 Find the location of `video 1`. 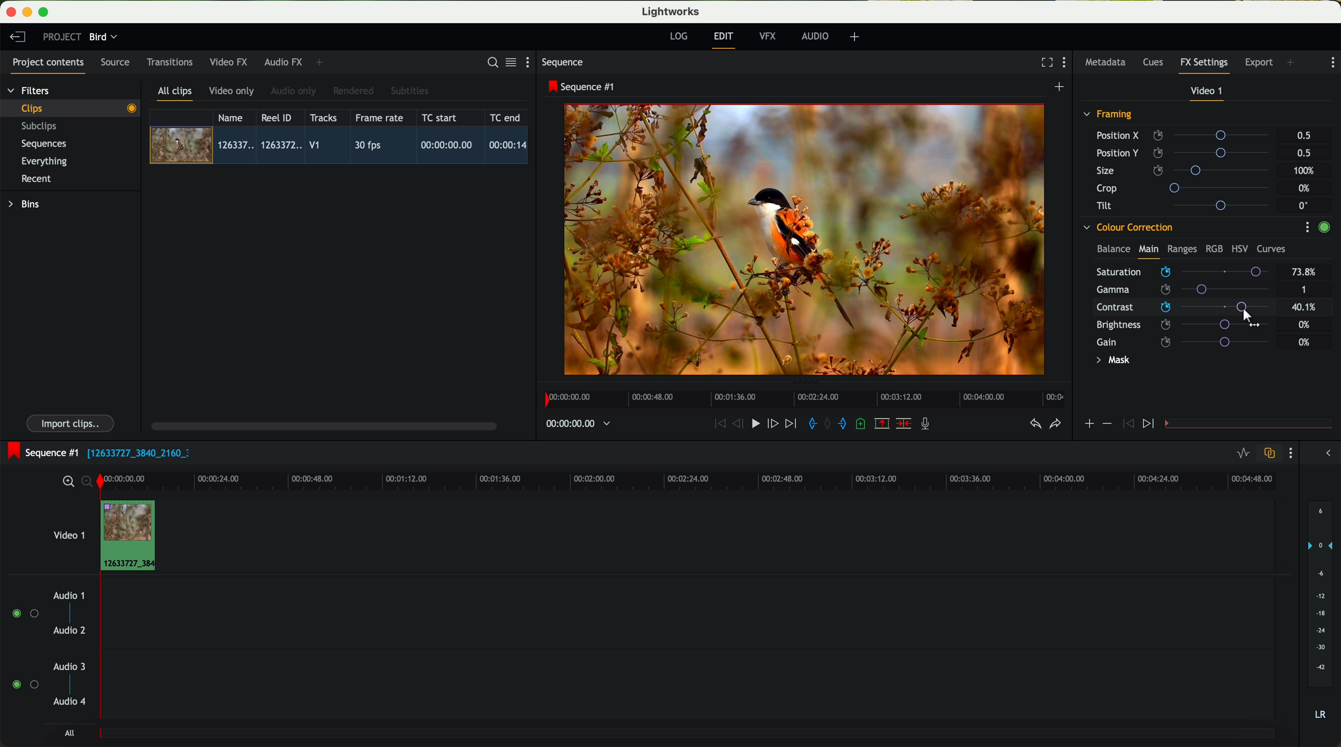

video 1 is located at coordinates (1208, 93).